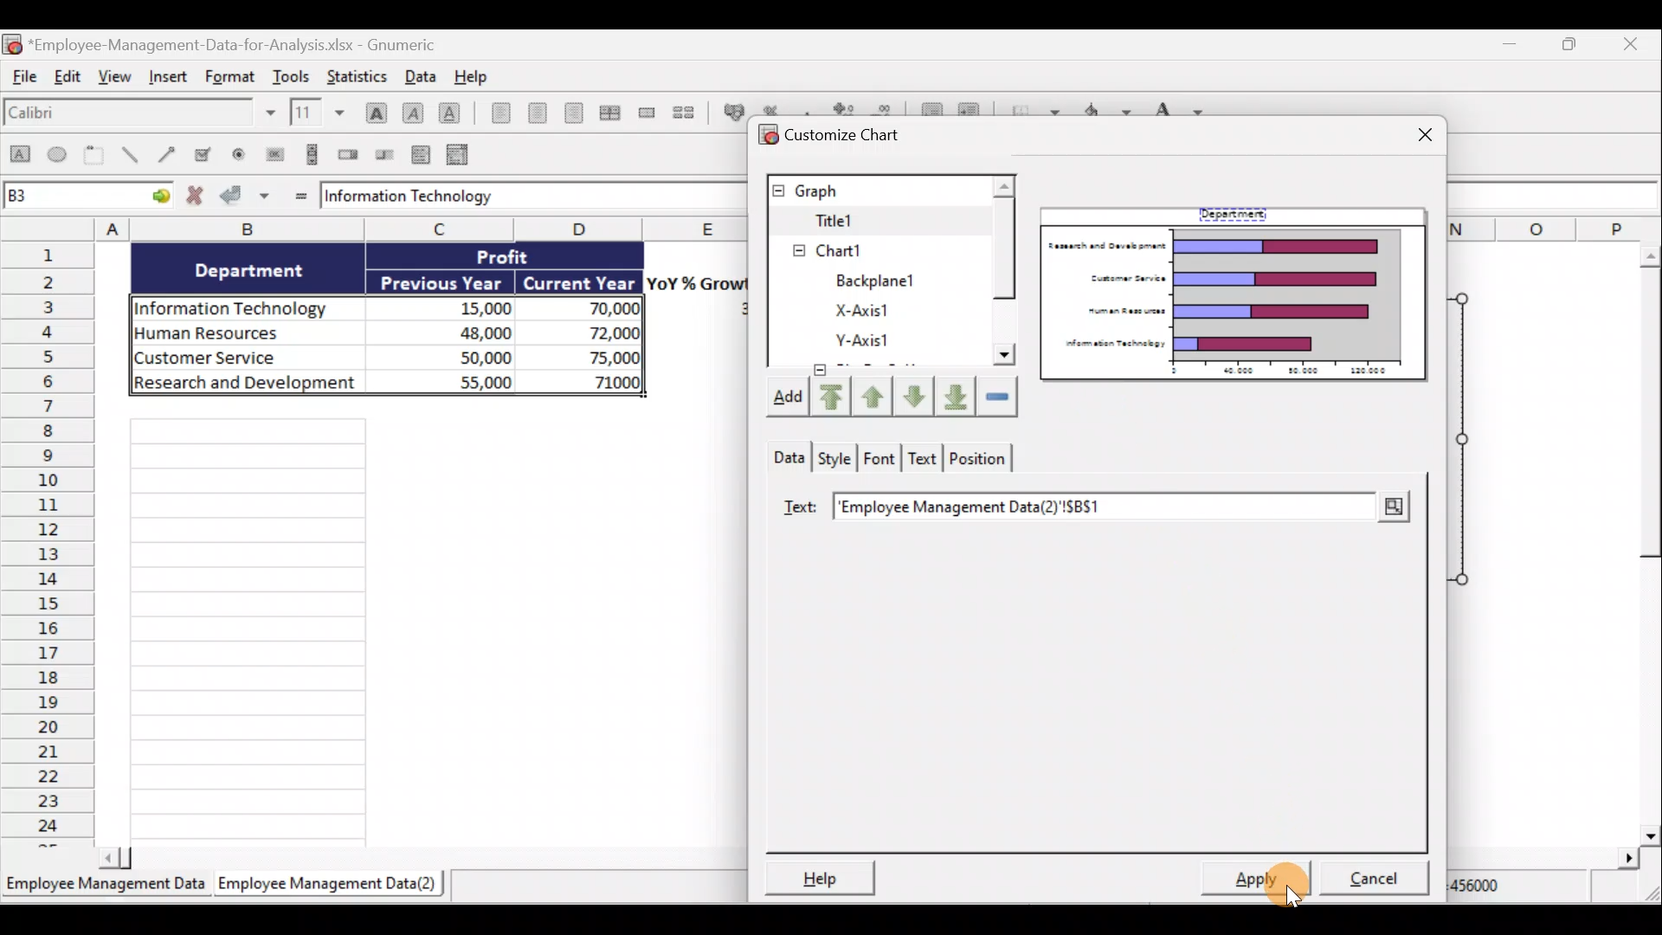 This screenshot has height=935, width=1662. I want to click on YoY % Growth, so click(698, 282).